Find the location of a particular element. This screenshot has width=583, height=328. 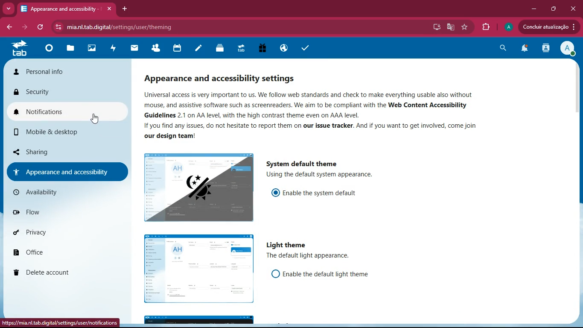

tasks is located at coordinates (306, 47).